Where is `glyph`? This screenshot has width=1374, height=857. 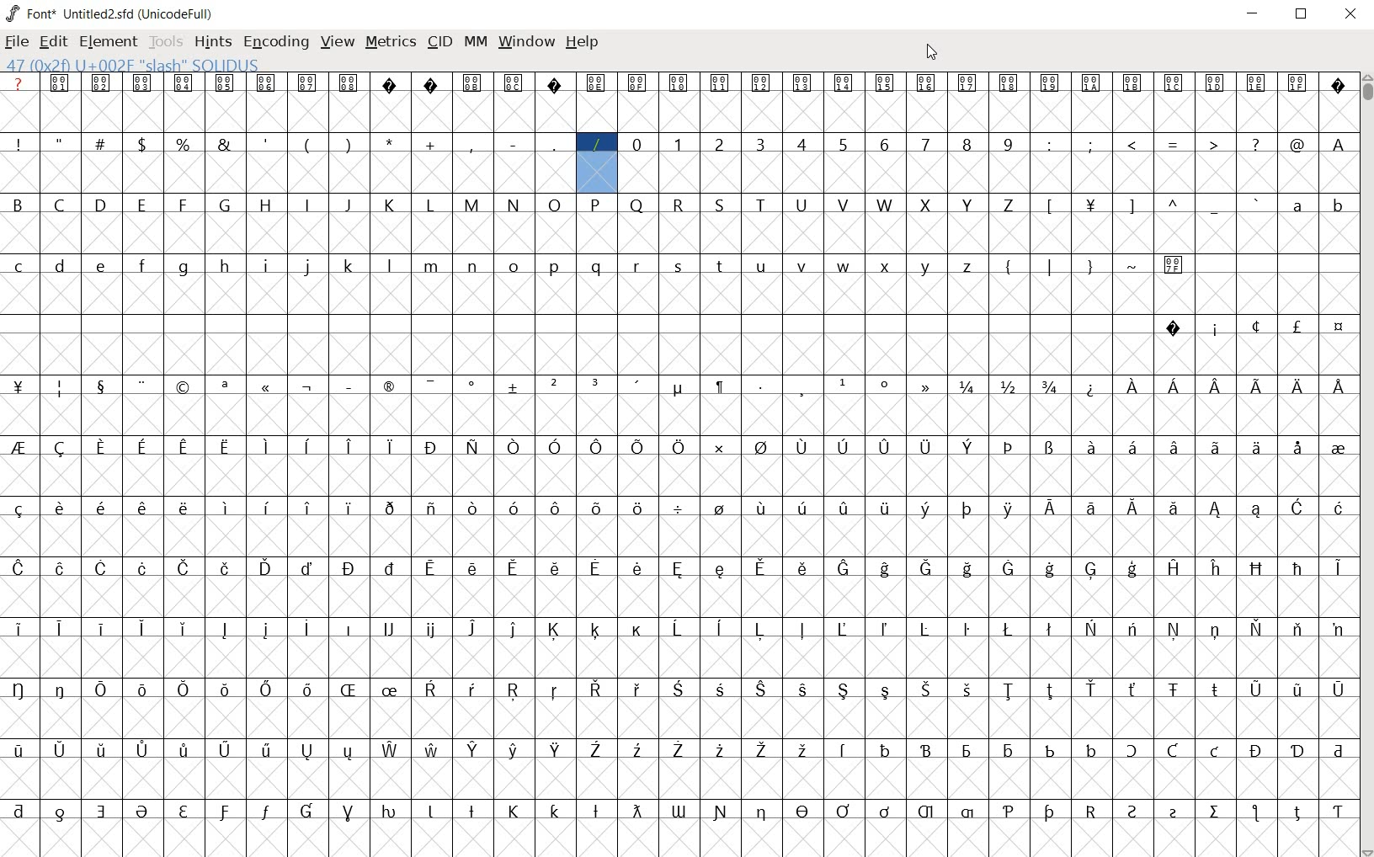
glyph is located at coordinates (470, 145).